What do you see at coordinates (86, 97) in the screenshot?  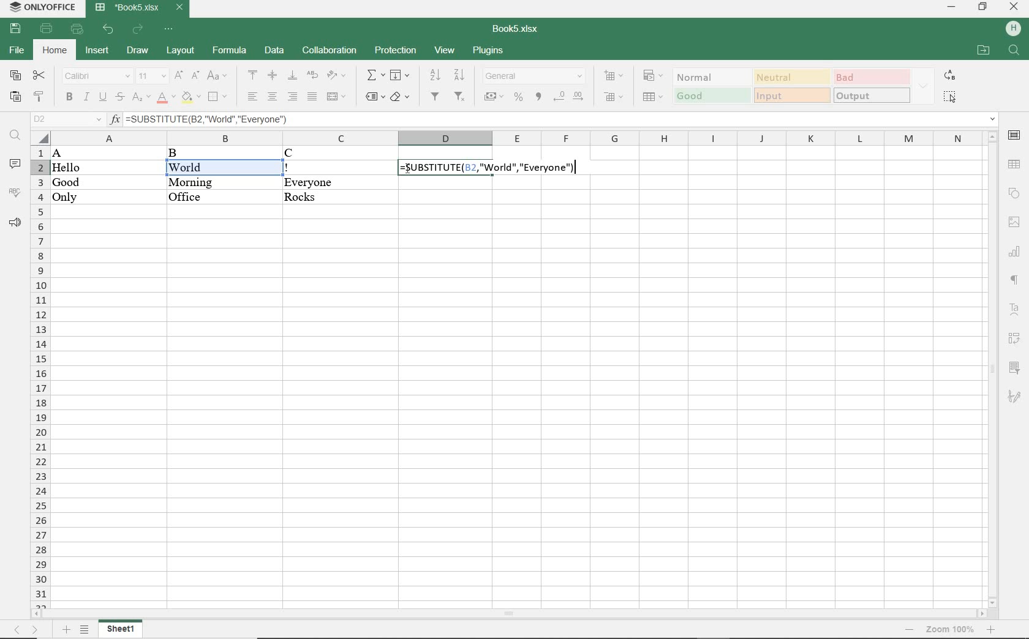 I see `italic` at bounding box center [86, 97].